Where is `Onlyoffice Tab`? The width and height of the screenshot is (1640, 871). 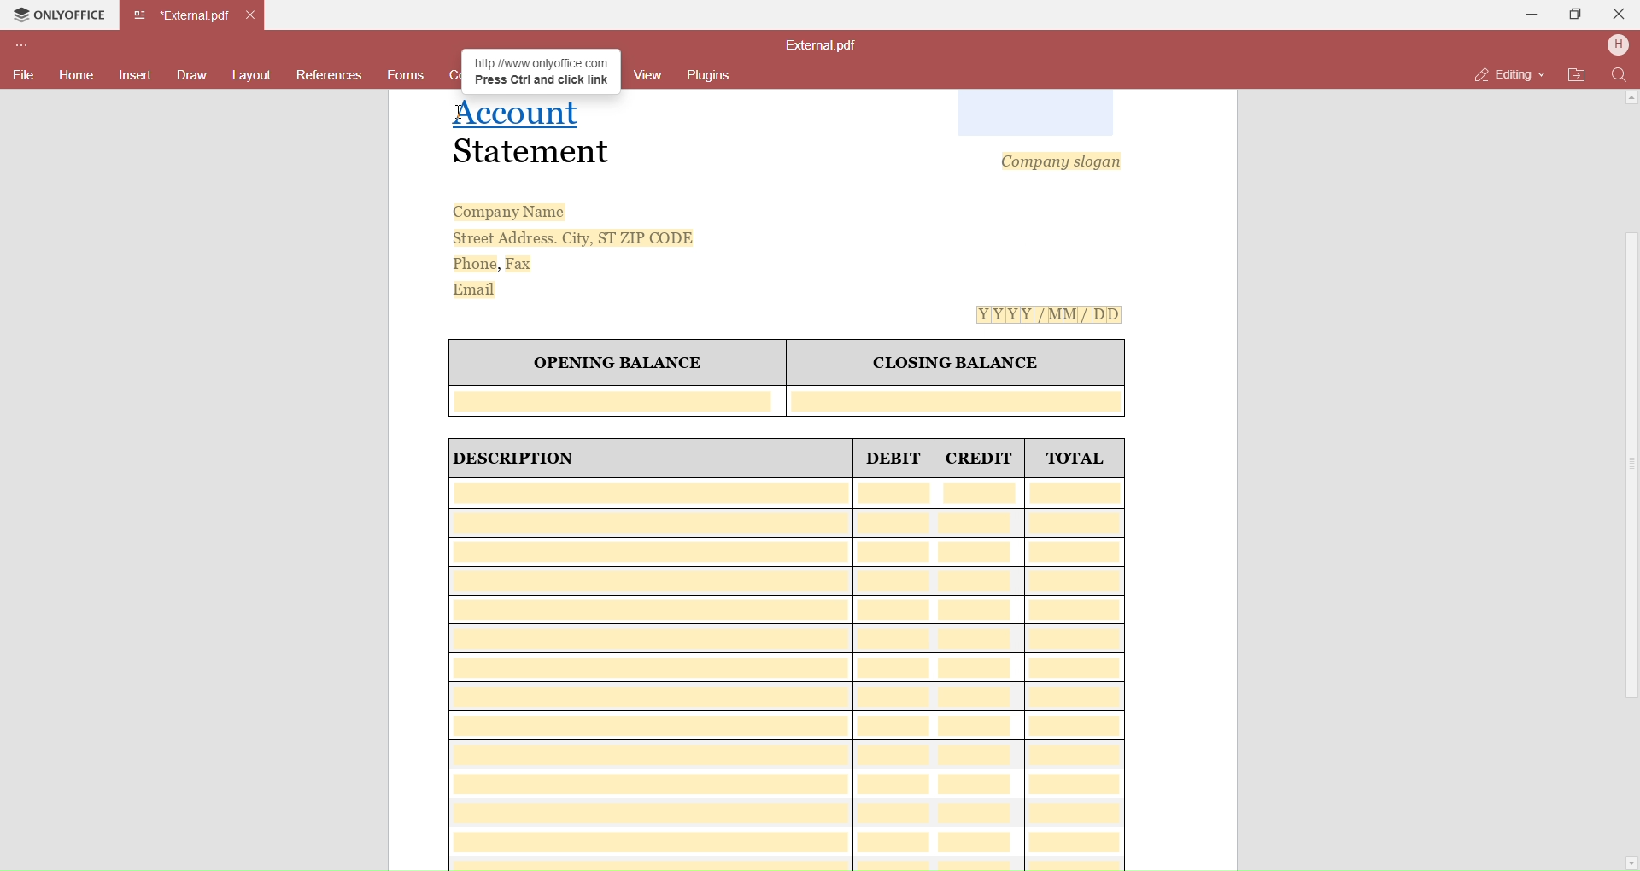 Onlyoffice Tab is located at coordinates (63, 16).